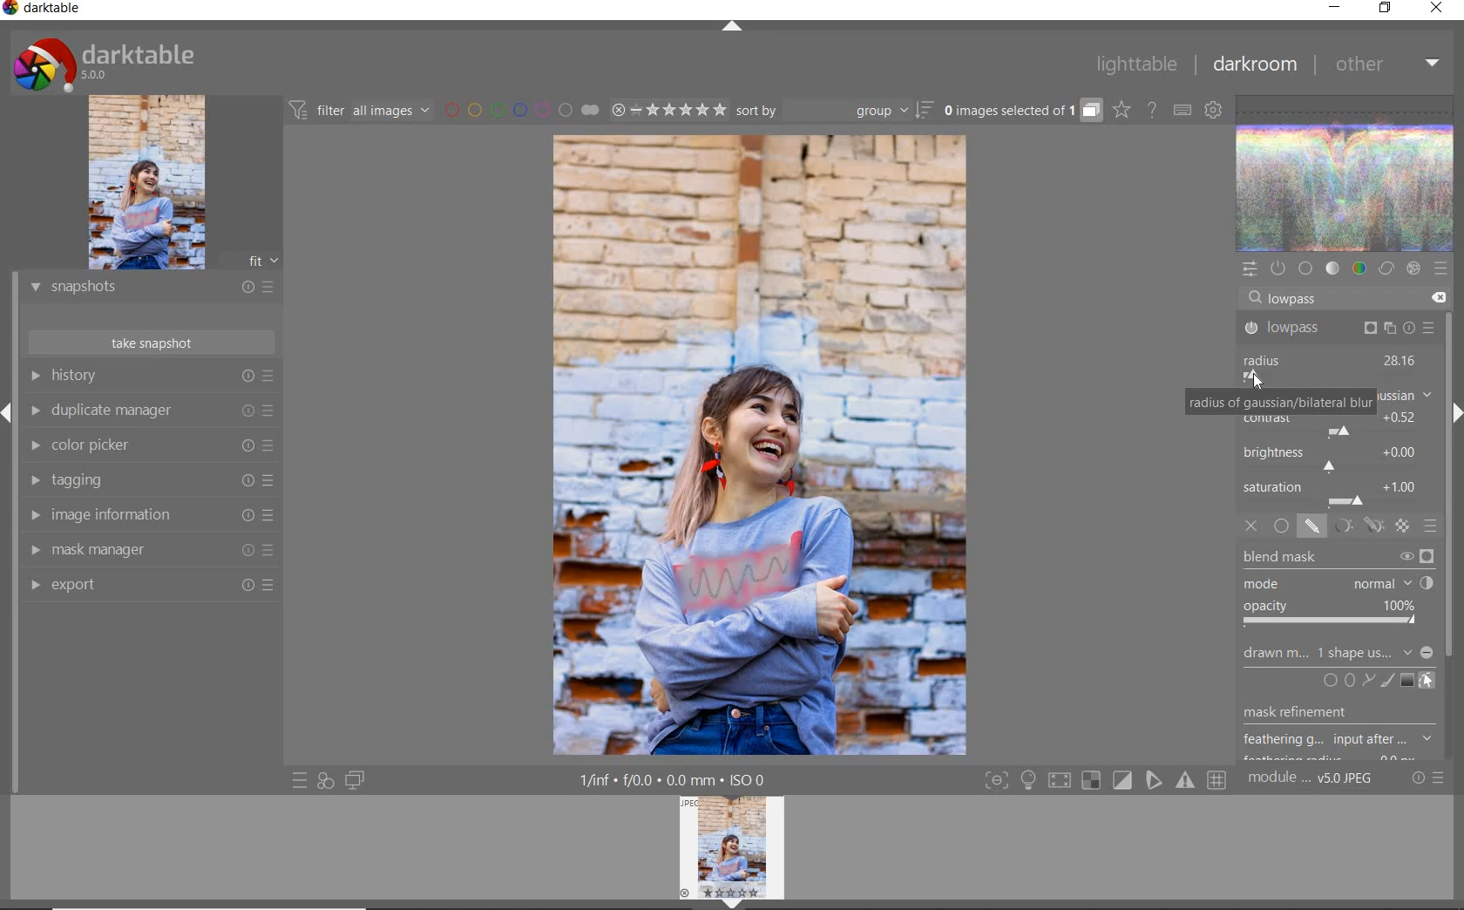 The width and height of the screenshot is (1464, 910). I want to click on presets, so click(1440, 268).